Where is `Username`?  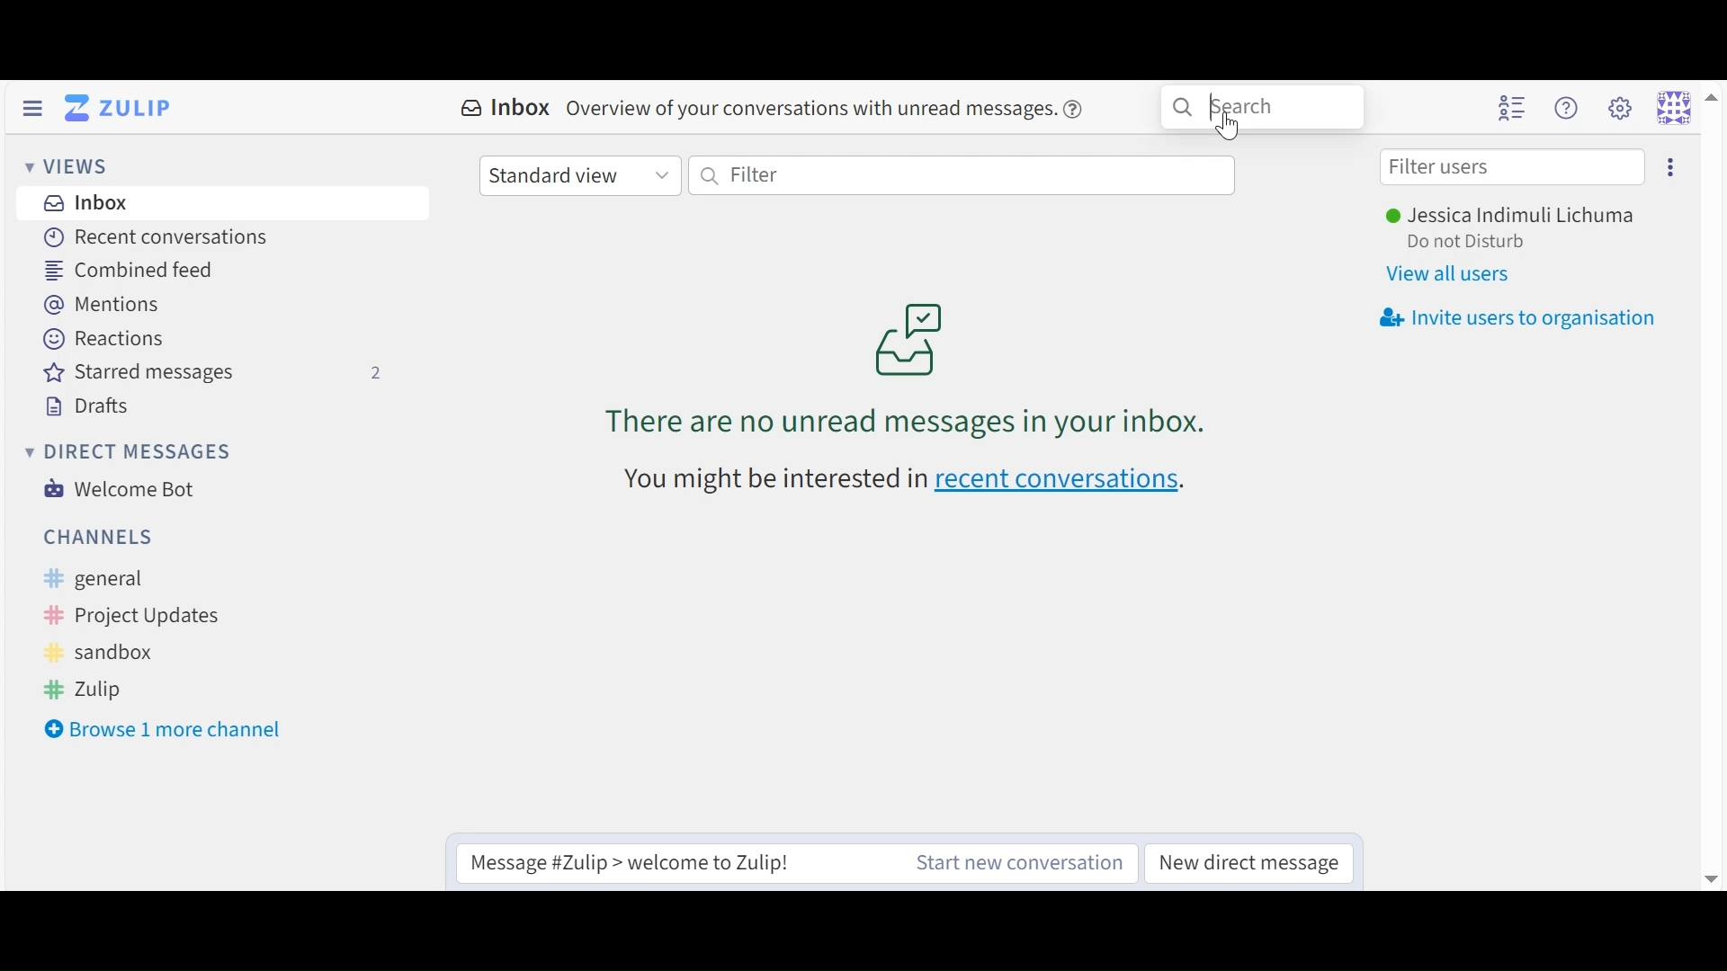
Username is located at coordinates (1521, 215).